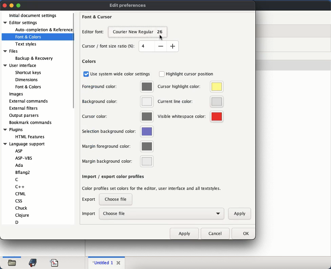 The image size is (331, 269). What do you see at coordinates (190, 74) in the screenshot?
I see `highlight cursor position` at bounding box center [190, 74].